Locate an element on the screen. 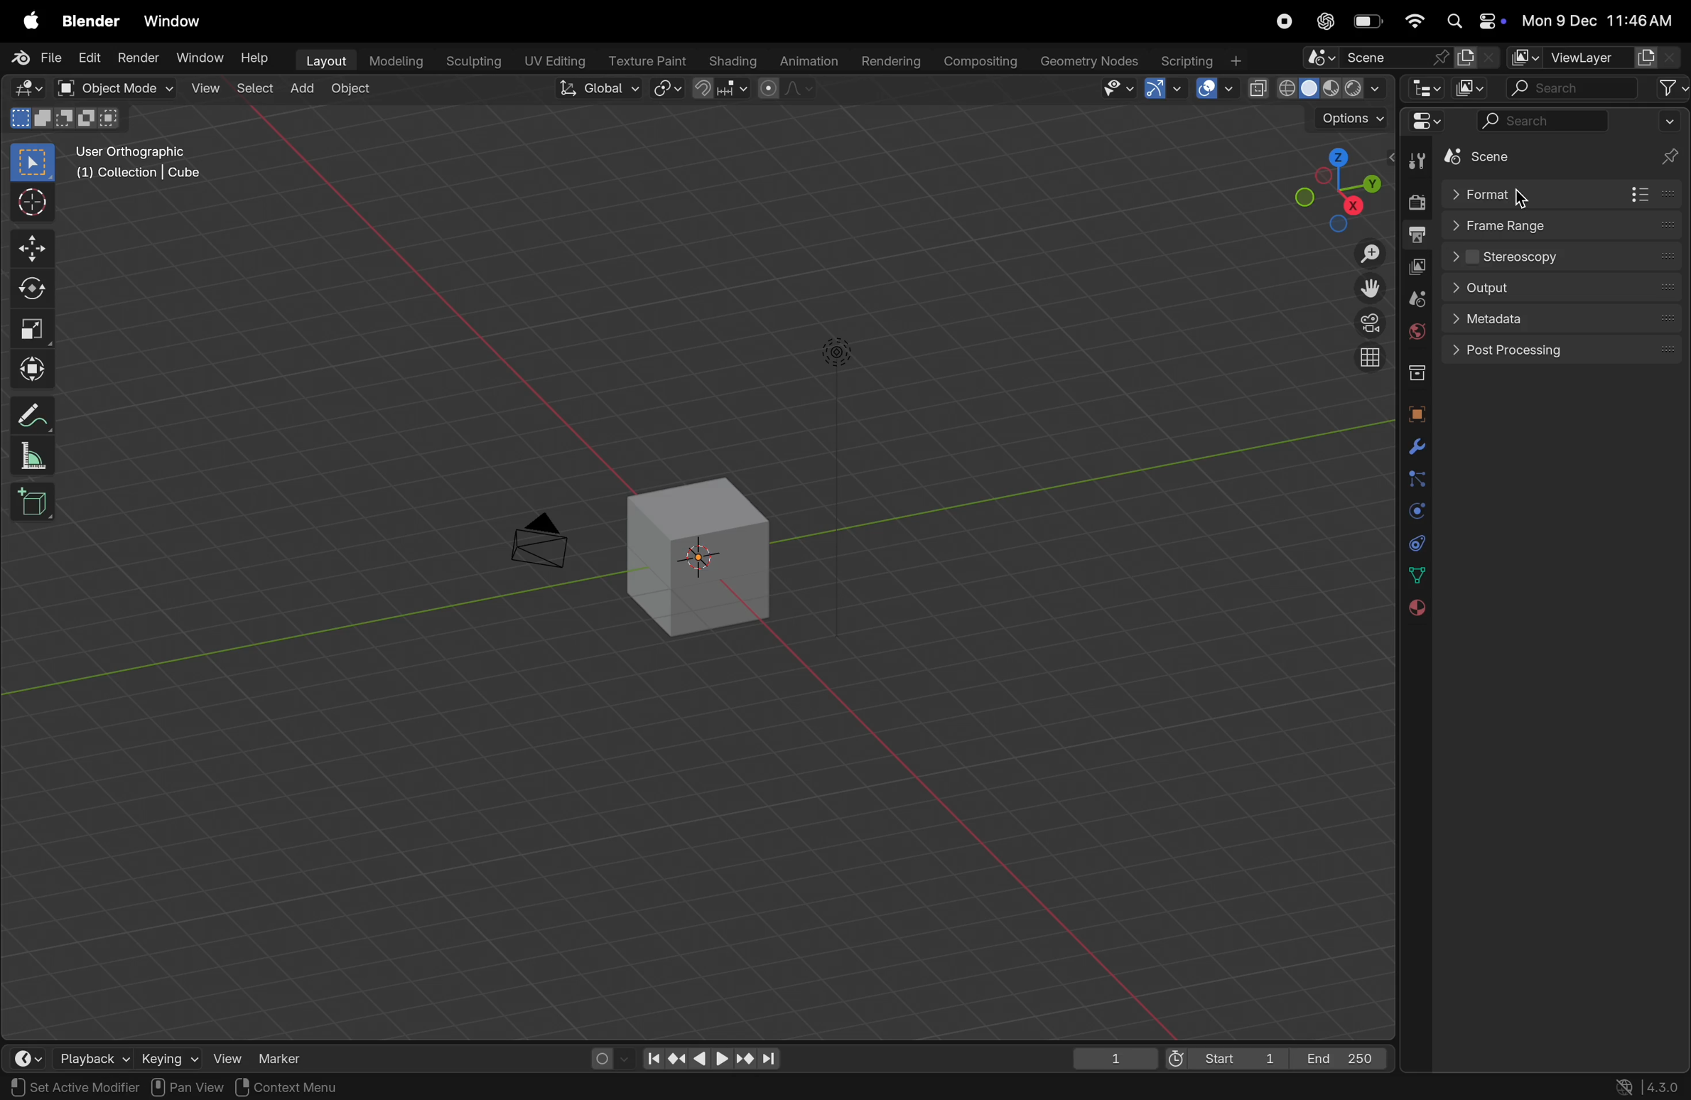 This screenshot has width=1691, height=1100. scene is located at coordinates (1506, 155).